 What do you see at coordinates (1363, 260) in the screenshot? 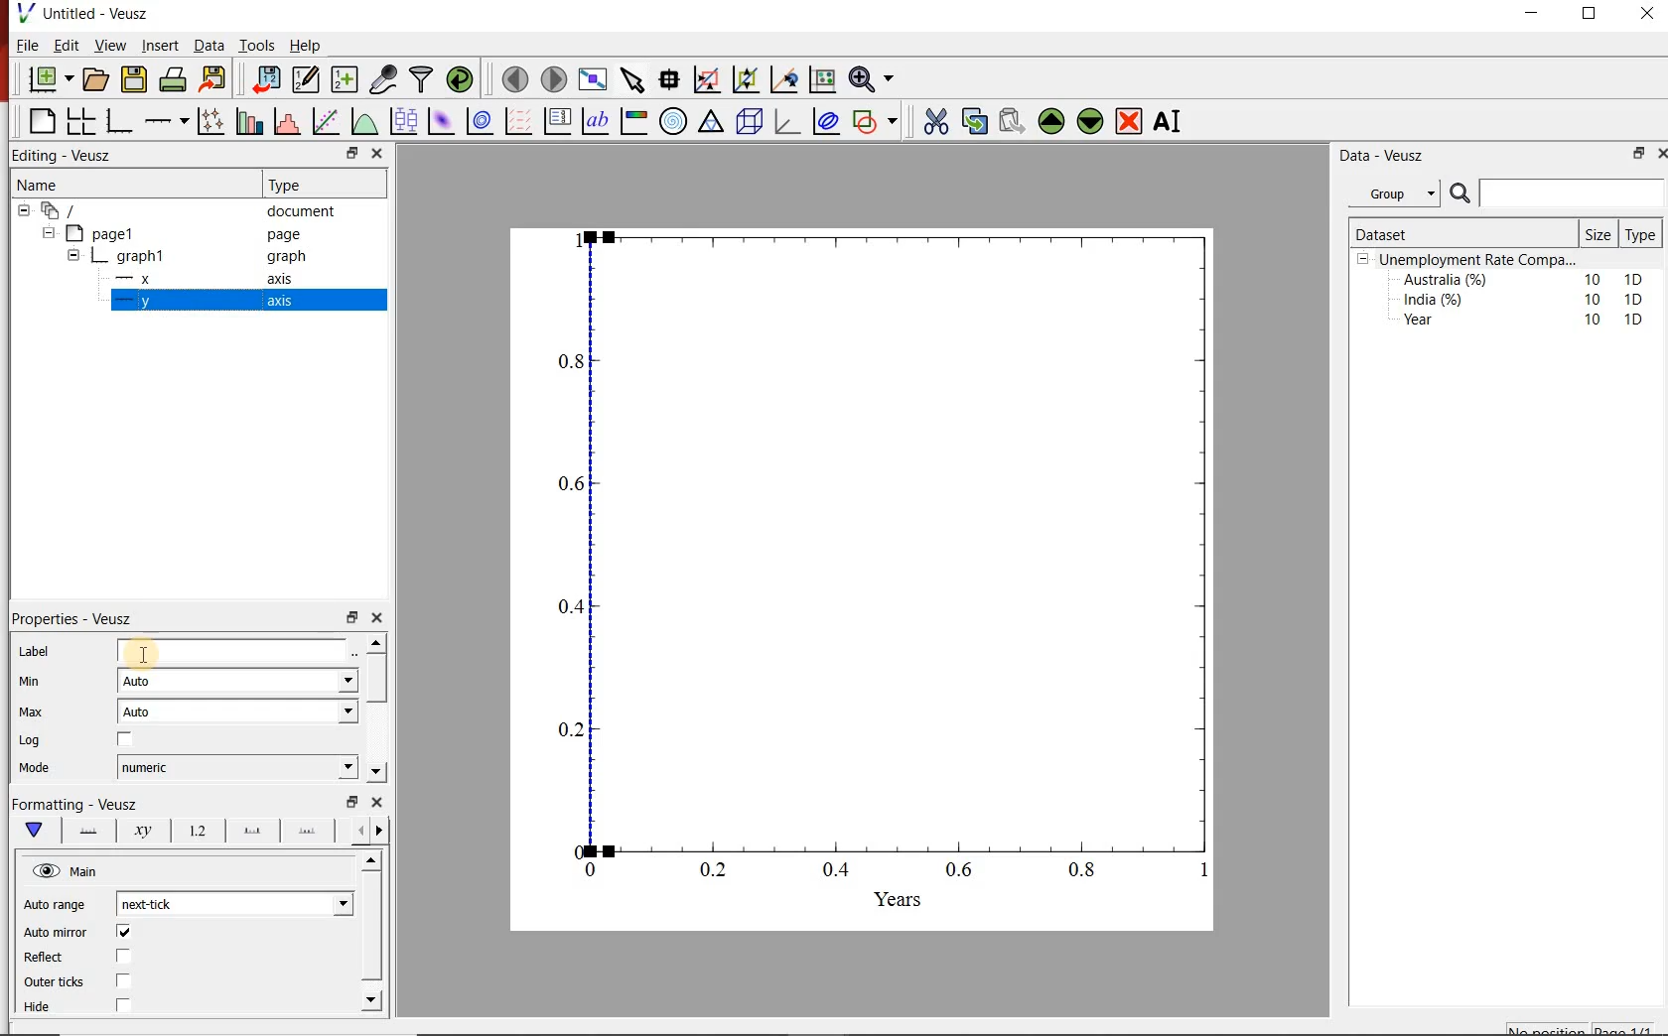
I see `collpase` at bounding box center [1363, 260].